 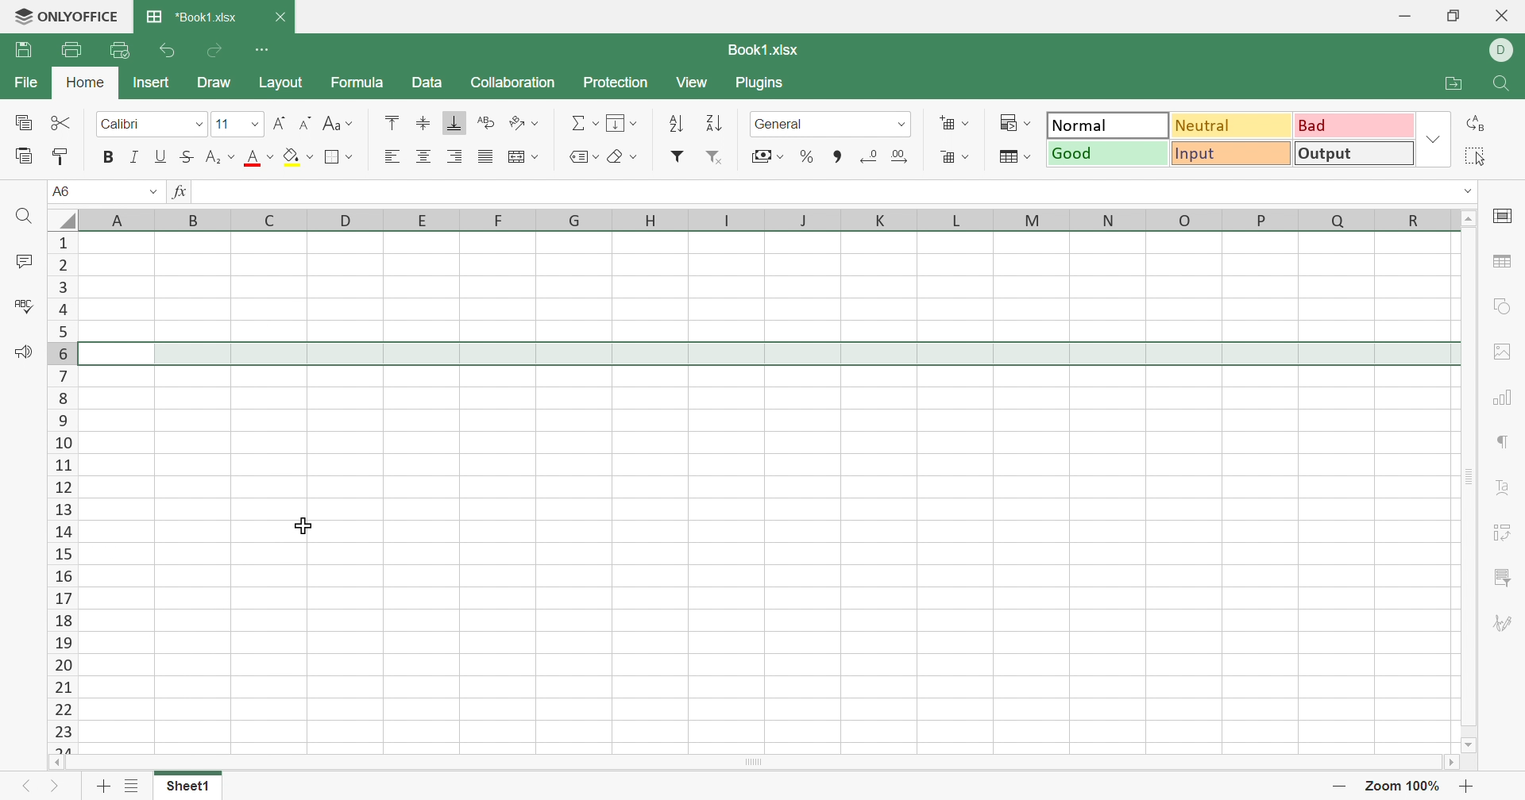 What do you see at coordinates (136, 156) in the screenshot?
I see `Italic` at bounding box center [136, 156].